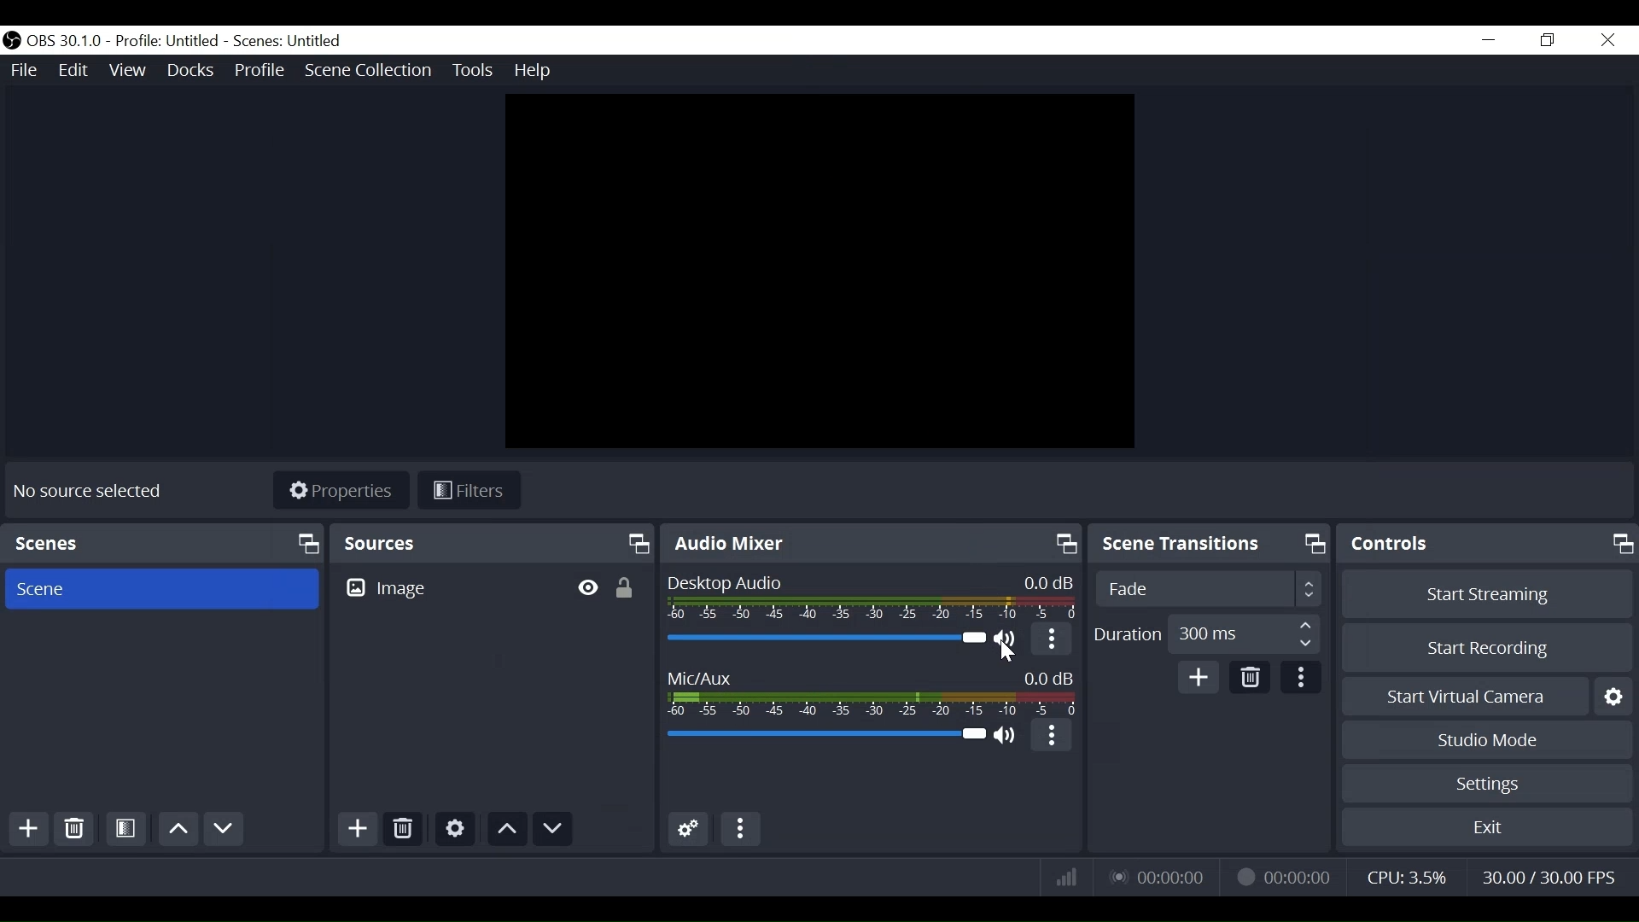 This screenshot has height=922, width=1639. Describe the element at coordinates (177, 828) in the screenshot. I see `Move up` at that location.